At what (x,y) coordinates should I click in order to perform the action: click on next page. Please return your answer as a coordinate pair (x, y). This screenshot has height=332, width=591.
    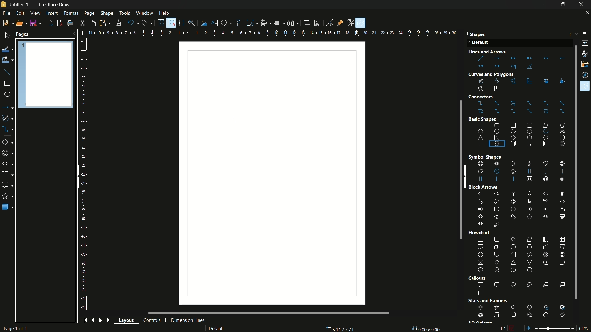
    Looking at the image, I should click on (101, 320).